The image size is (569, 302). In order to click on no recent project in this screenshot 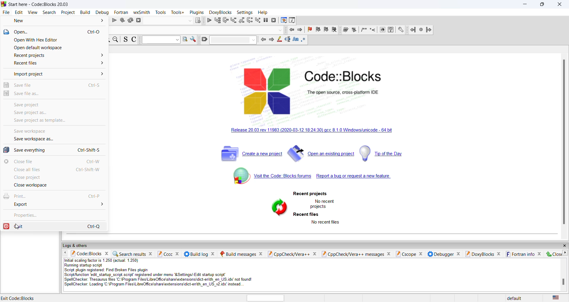, I will do `click(323, 203)`.